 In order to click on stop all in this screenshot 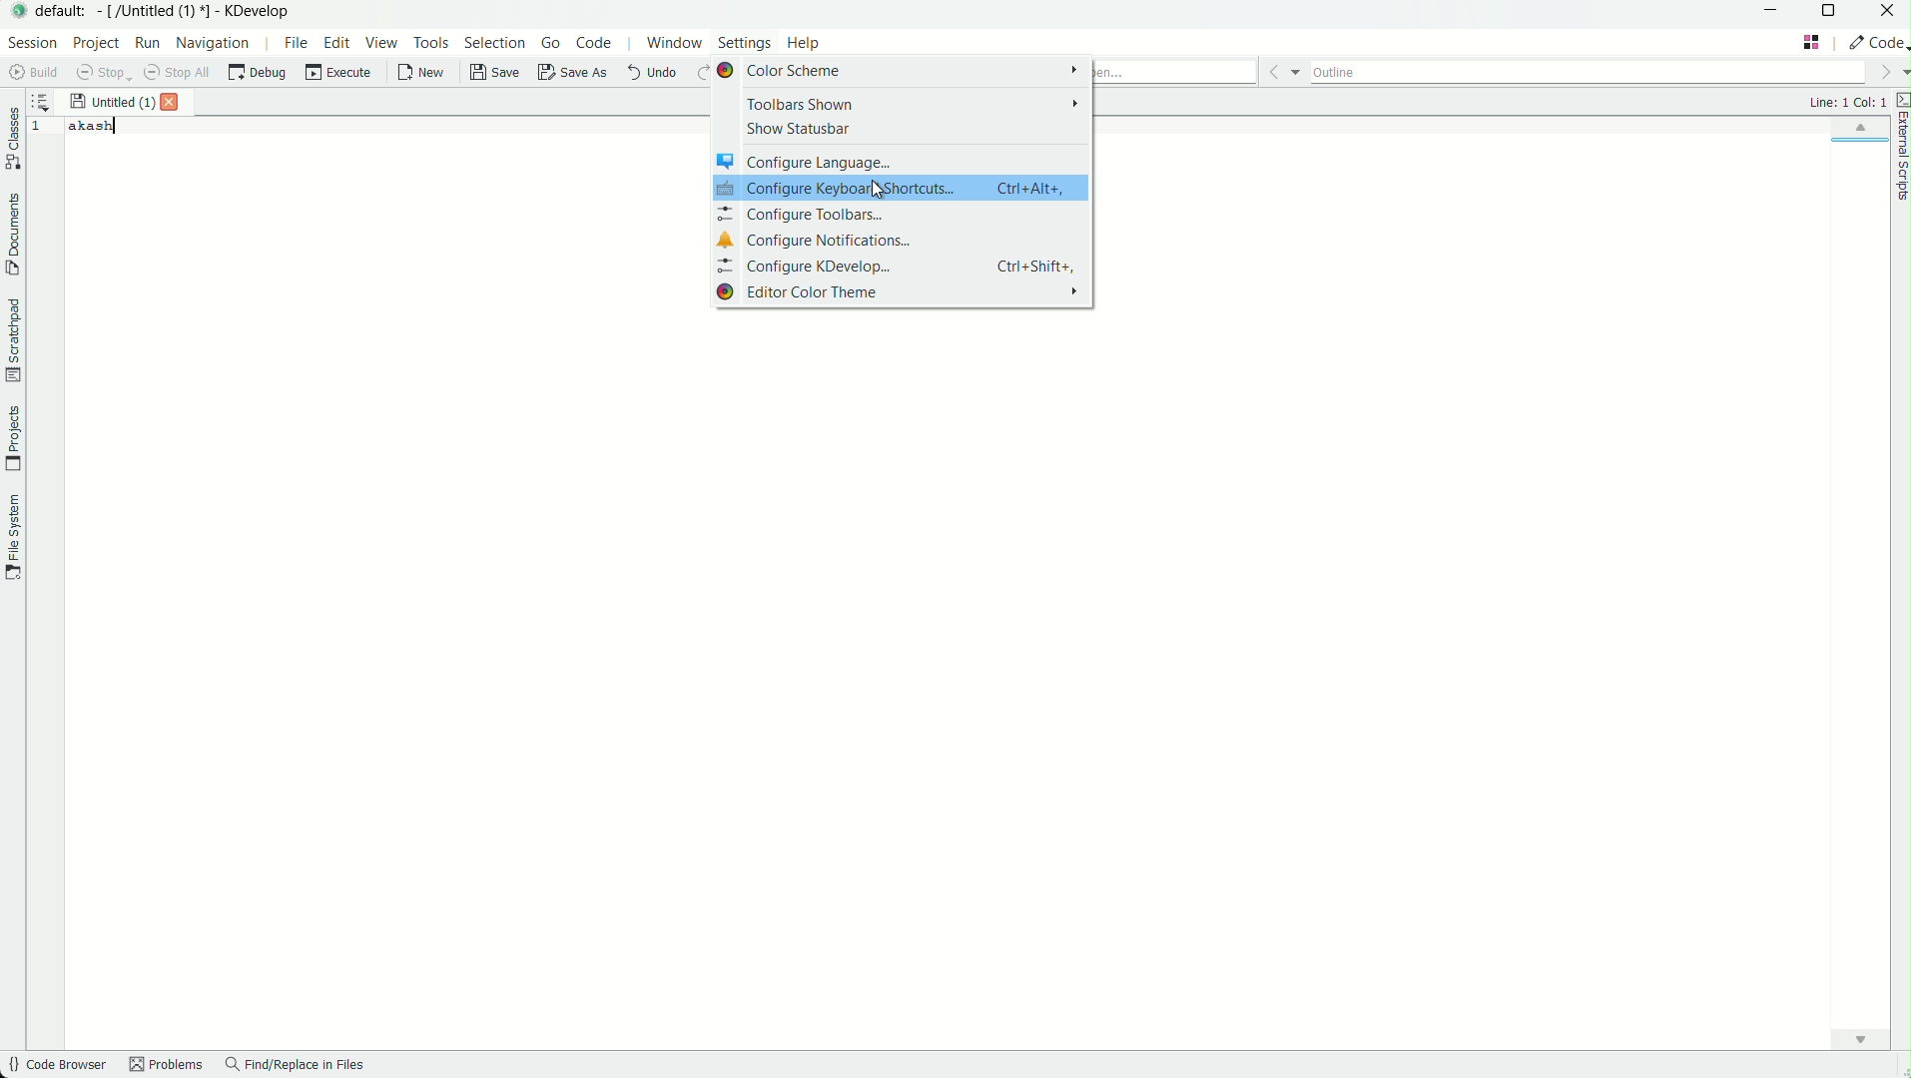, I will do `click(180, 73)`.